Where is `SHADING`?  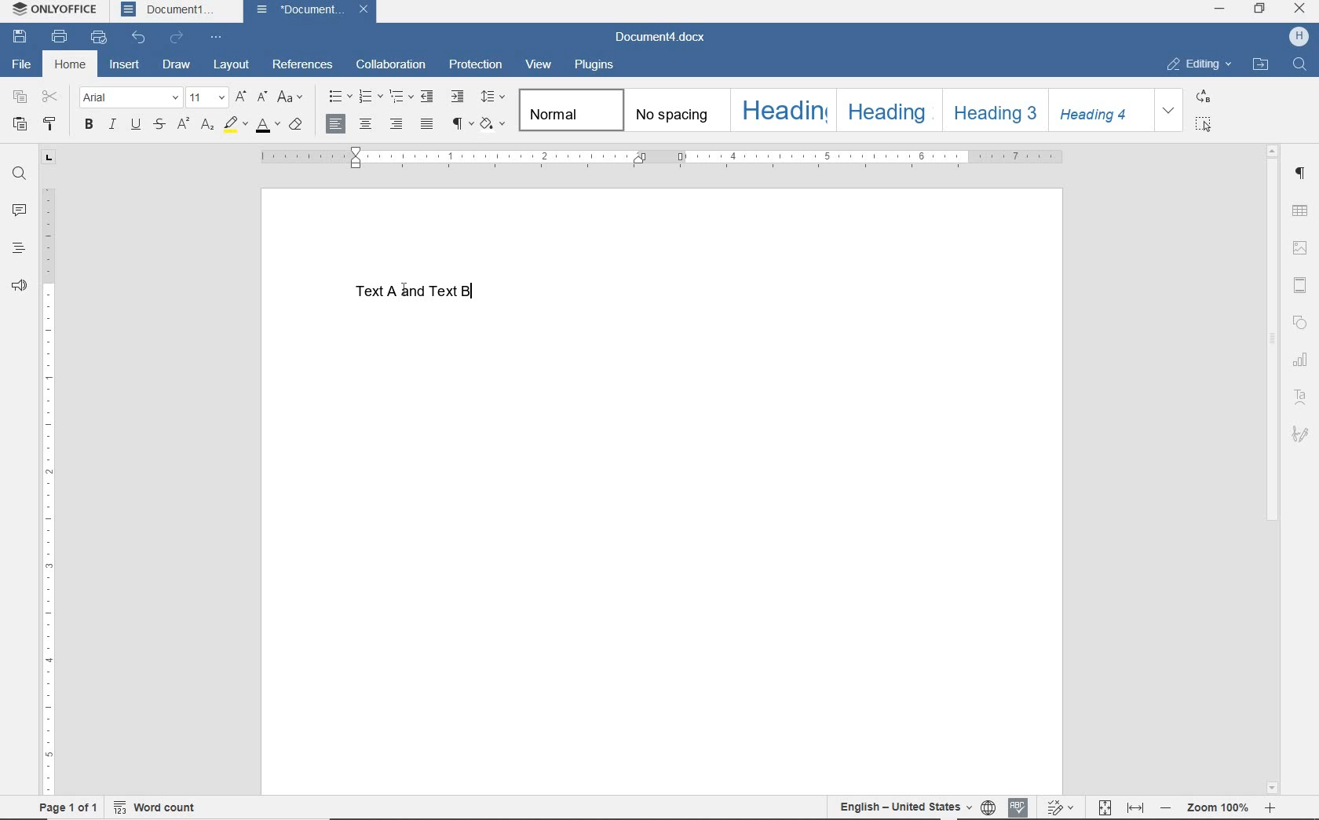
SHADING is located at coordinates (494, 126).